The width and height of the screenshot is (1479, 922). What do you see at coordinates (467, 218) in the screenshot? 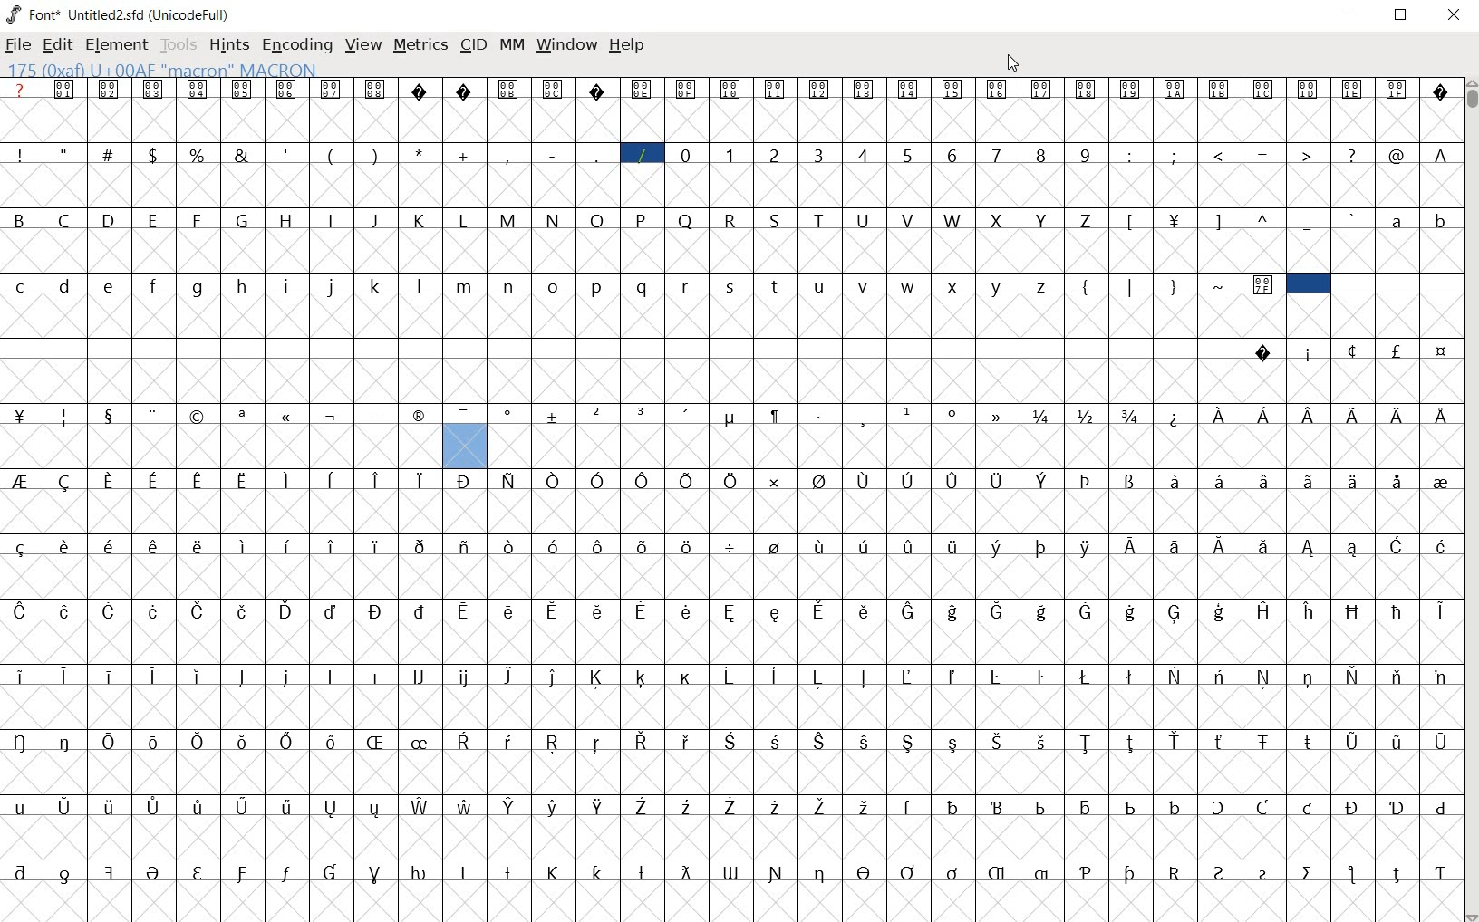
I see `L` at bounding box center [467, 218].